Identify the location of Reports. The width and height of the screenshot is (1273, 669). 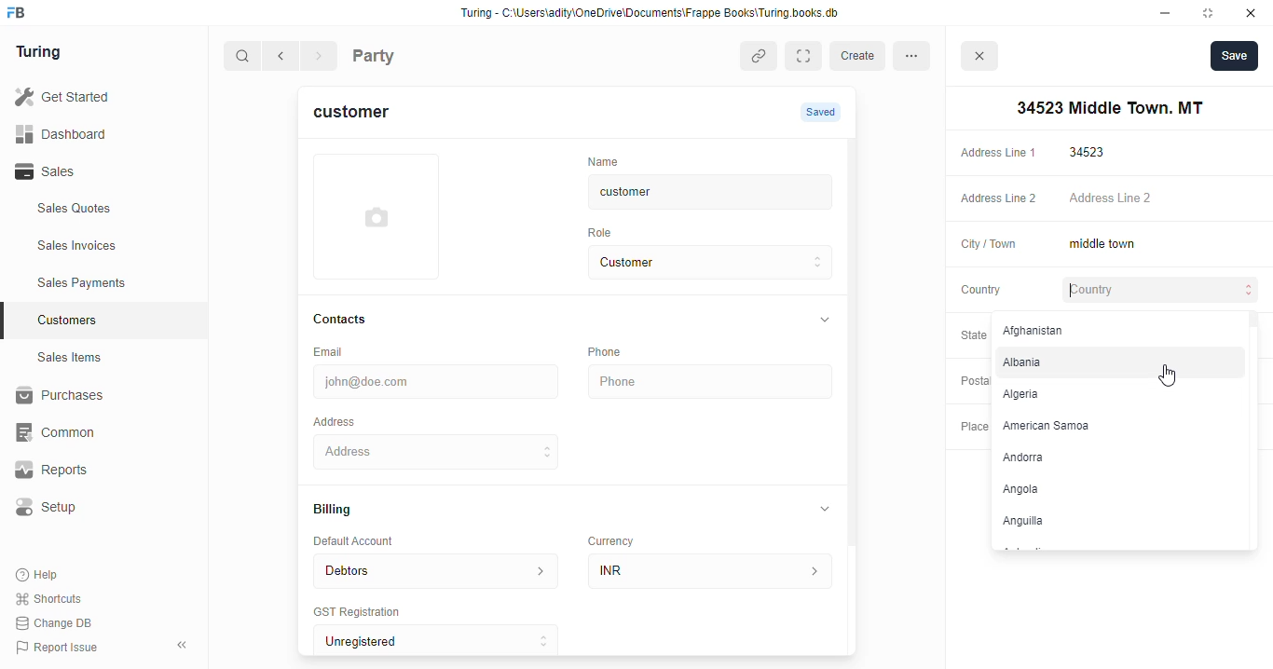
(85, 471).